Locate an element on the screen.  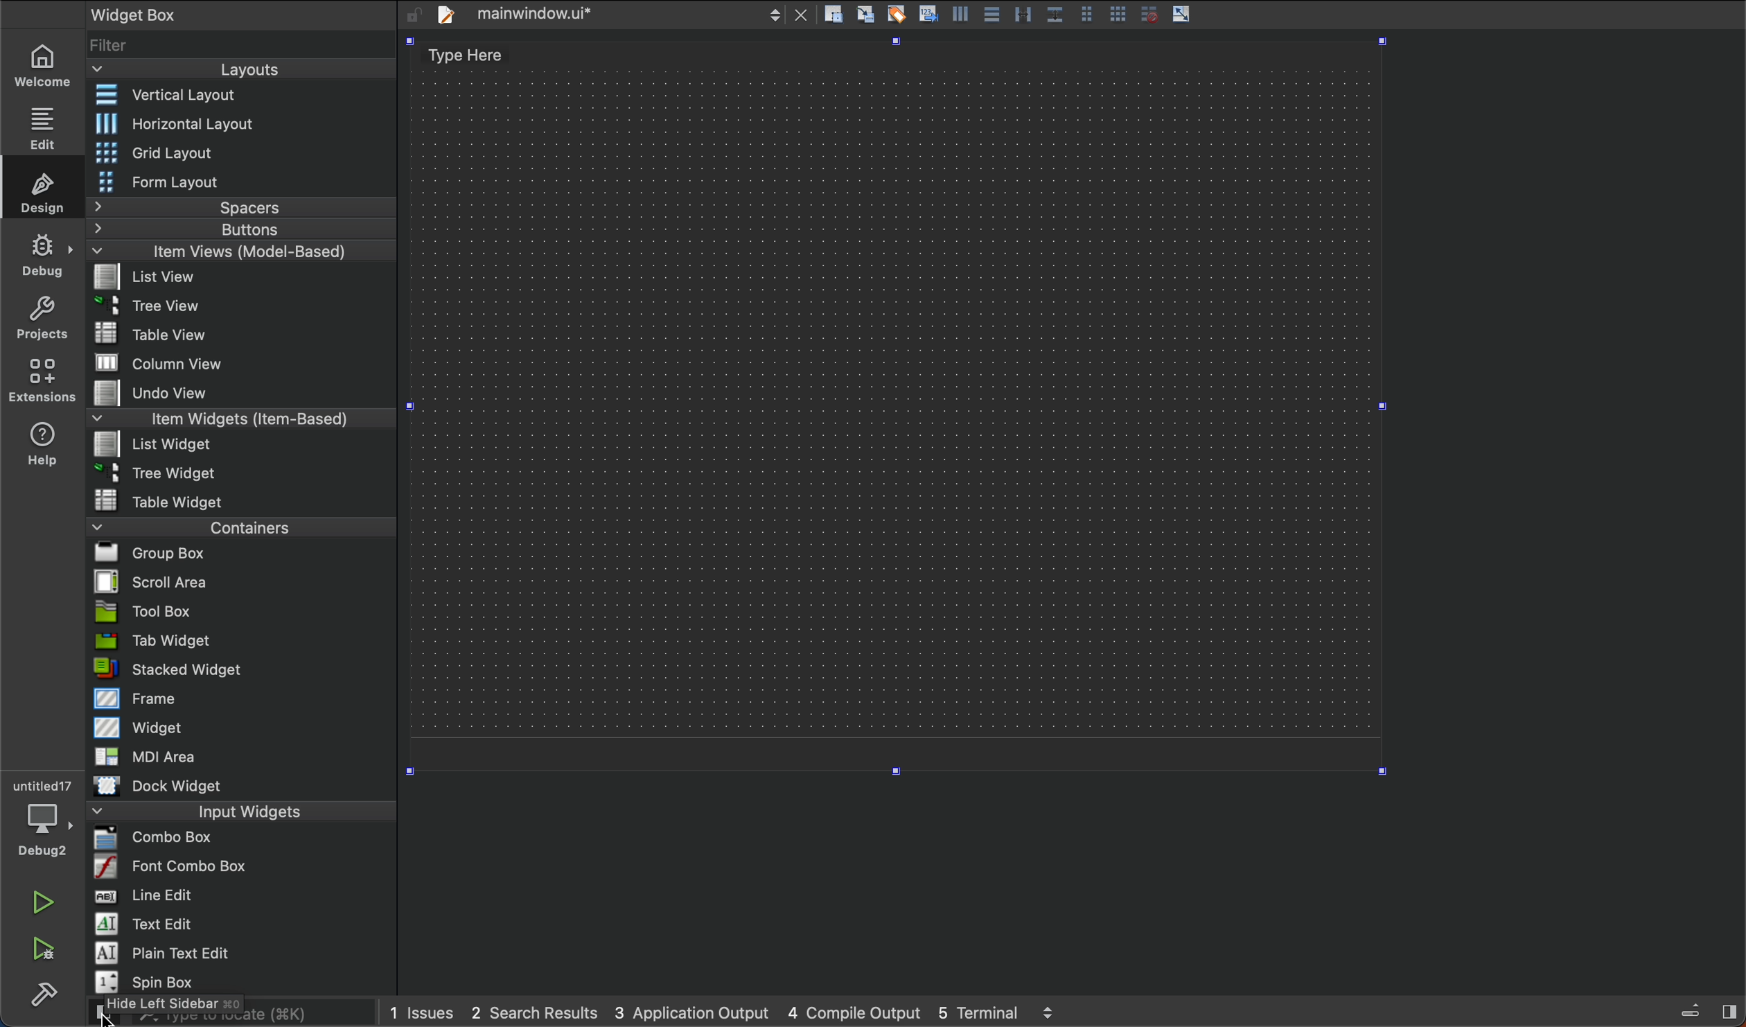
Vertical Layout is located at coordinates (226, 96).